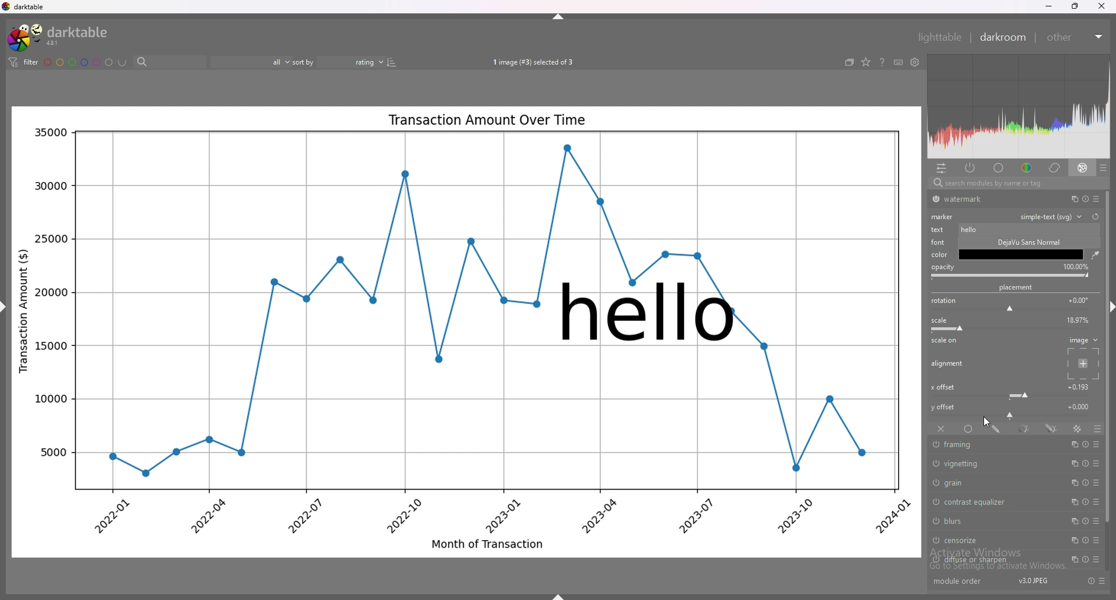 The height and width of the screenshot is (600, 1116). I want to click on raster mask, so click(1078, 428).